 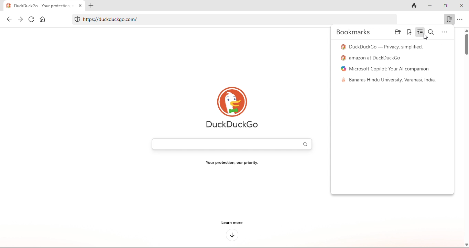 What do you see at coordinates (432, 32) in the screenshot?
I see `search` at bounding box center [432, 32].